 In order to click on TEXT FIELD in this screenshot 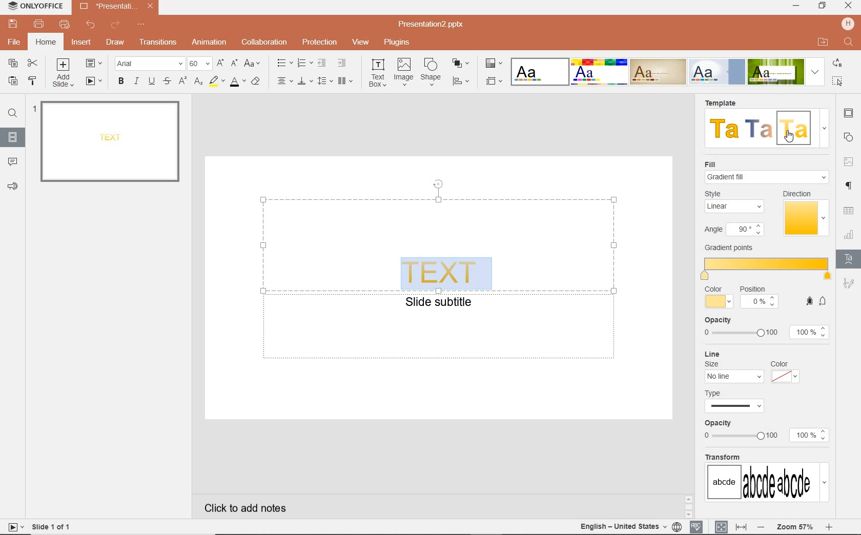, I will do `click(438, 245)`.